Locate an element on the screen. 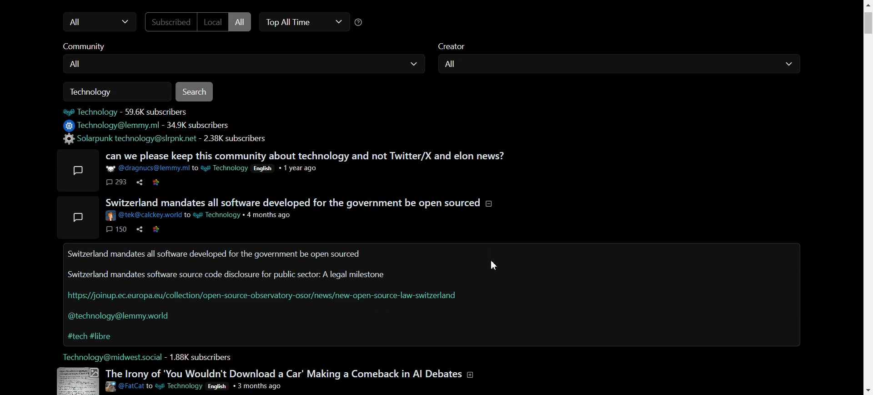 Image resolution: width=873 pixels, height=395 pixels. Switzerland mandates all software developed for the government be open sourced is located at coordinates (298, 202).